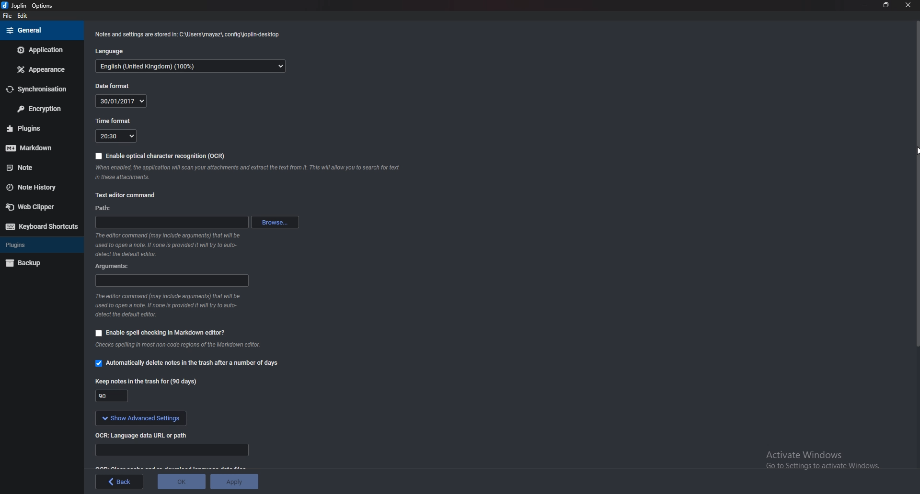  I want to click on joplin, so click(29, 6).